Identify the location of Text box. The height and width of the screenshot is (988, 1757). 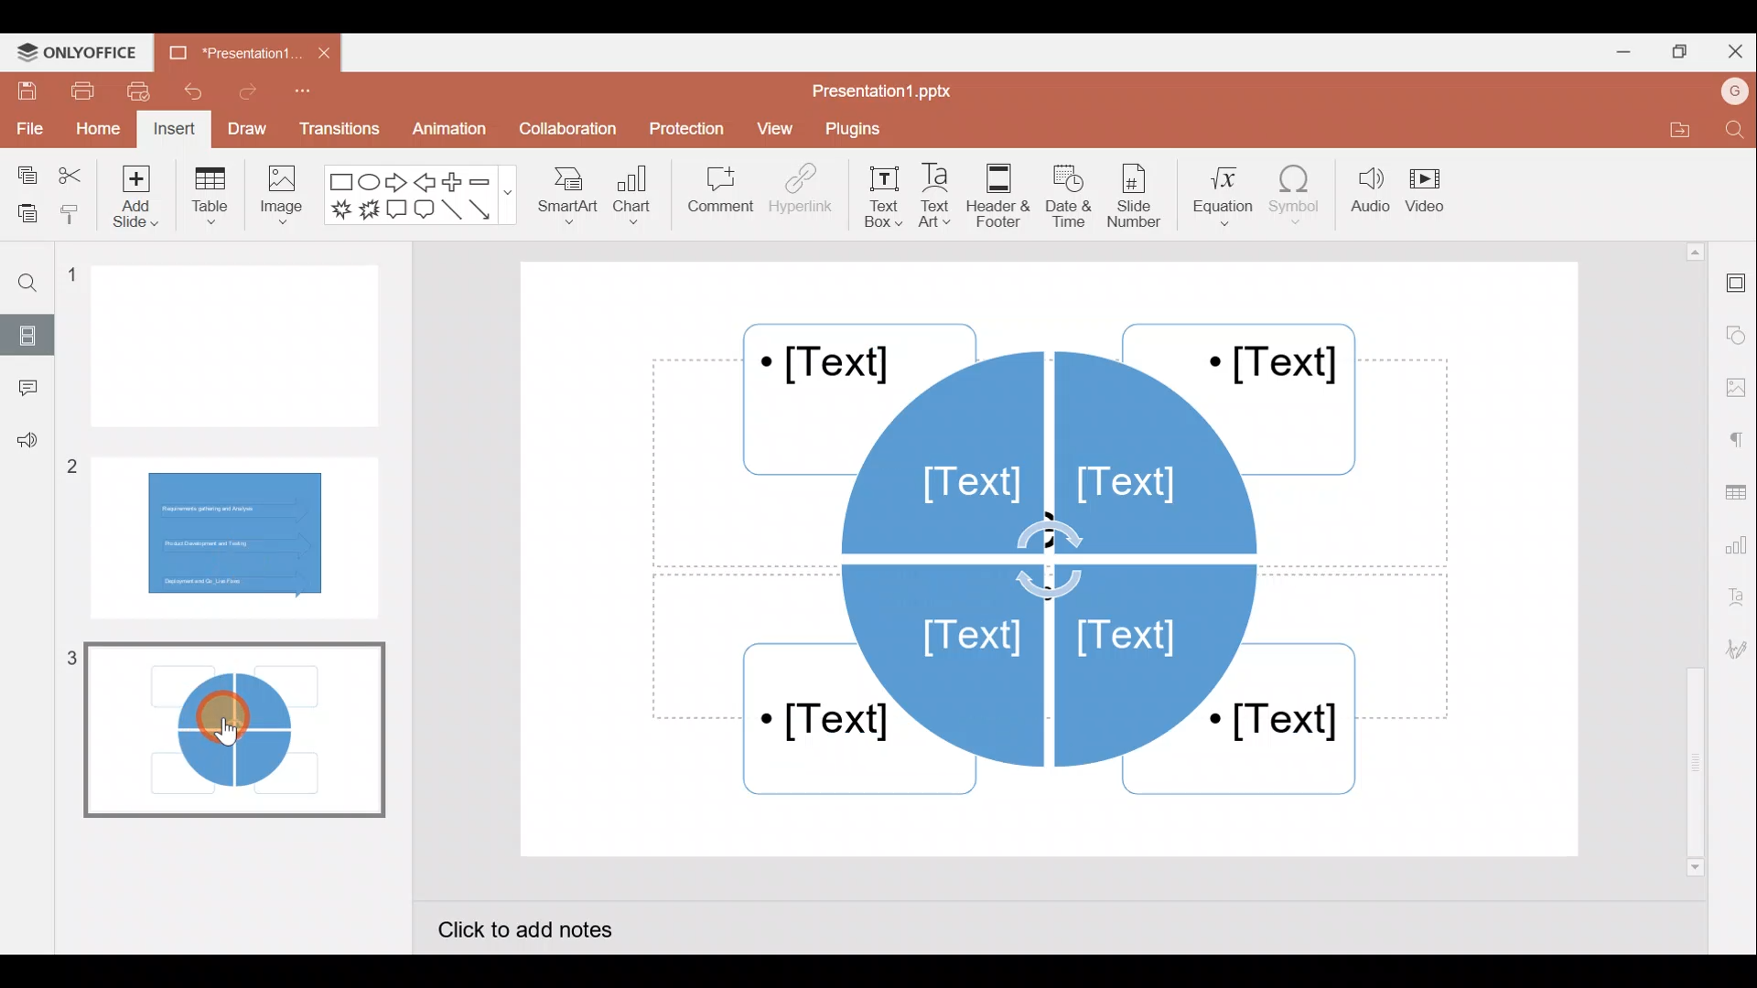
(878, 197).